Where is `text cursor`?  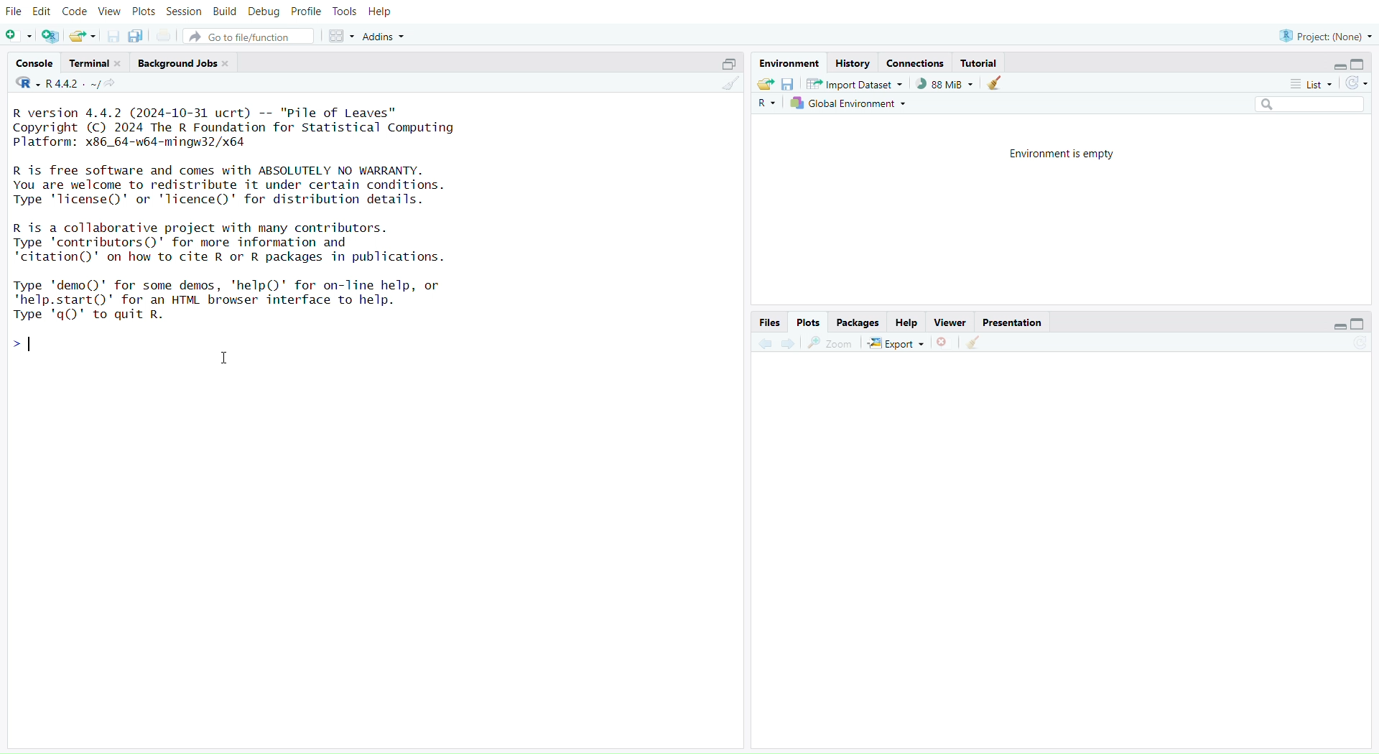
text cursor is located at coordinates (32, 345).